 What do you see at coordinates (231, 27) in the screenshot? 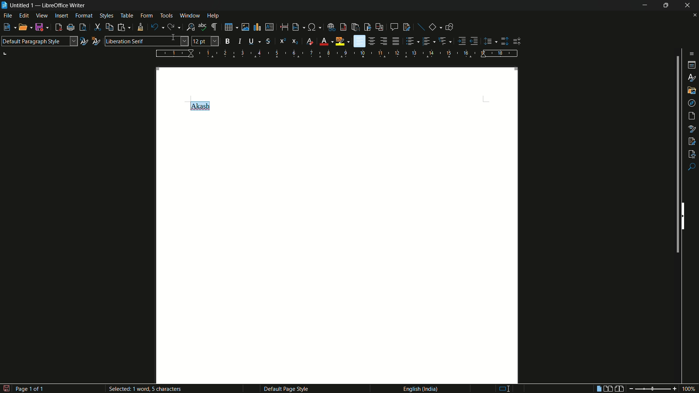
I see `insert table` at bounding box center [231, 27].